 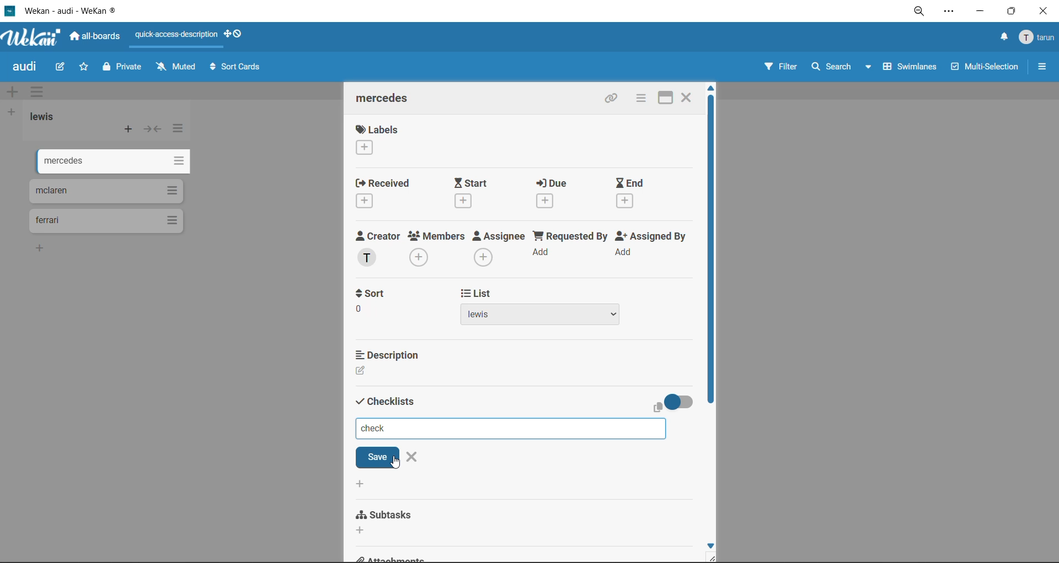 What do you see at coordinates (951, 13) in the screenshot?
I see `settings` at bounding box center [951, 13].